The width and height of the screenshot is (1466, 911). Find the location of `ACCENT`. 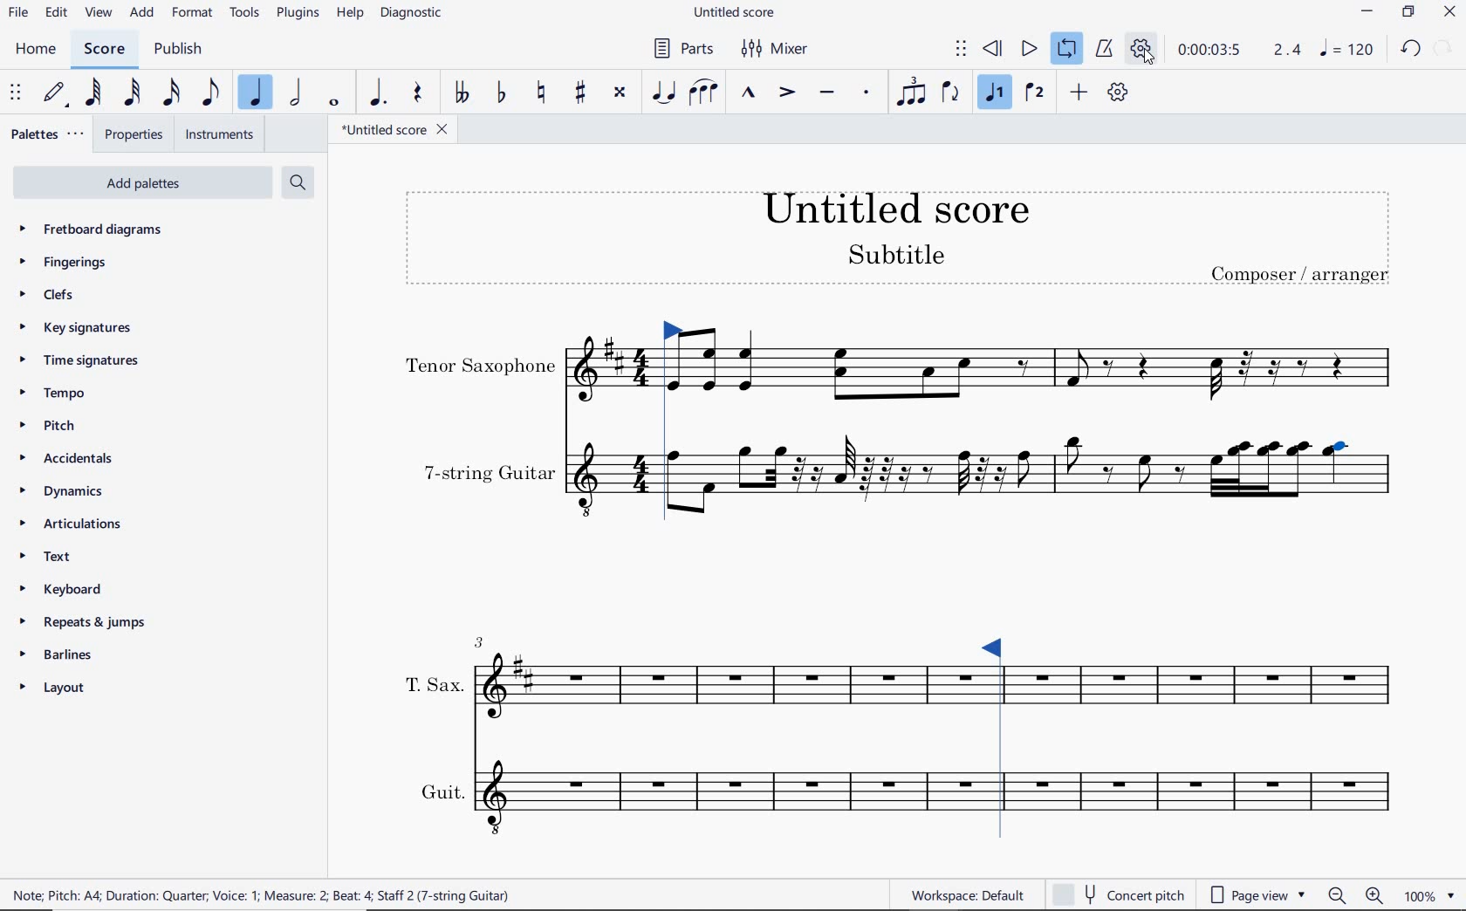

ACCENT is located at coordinates (784, 94).